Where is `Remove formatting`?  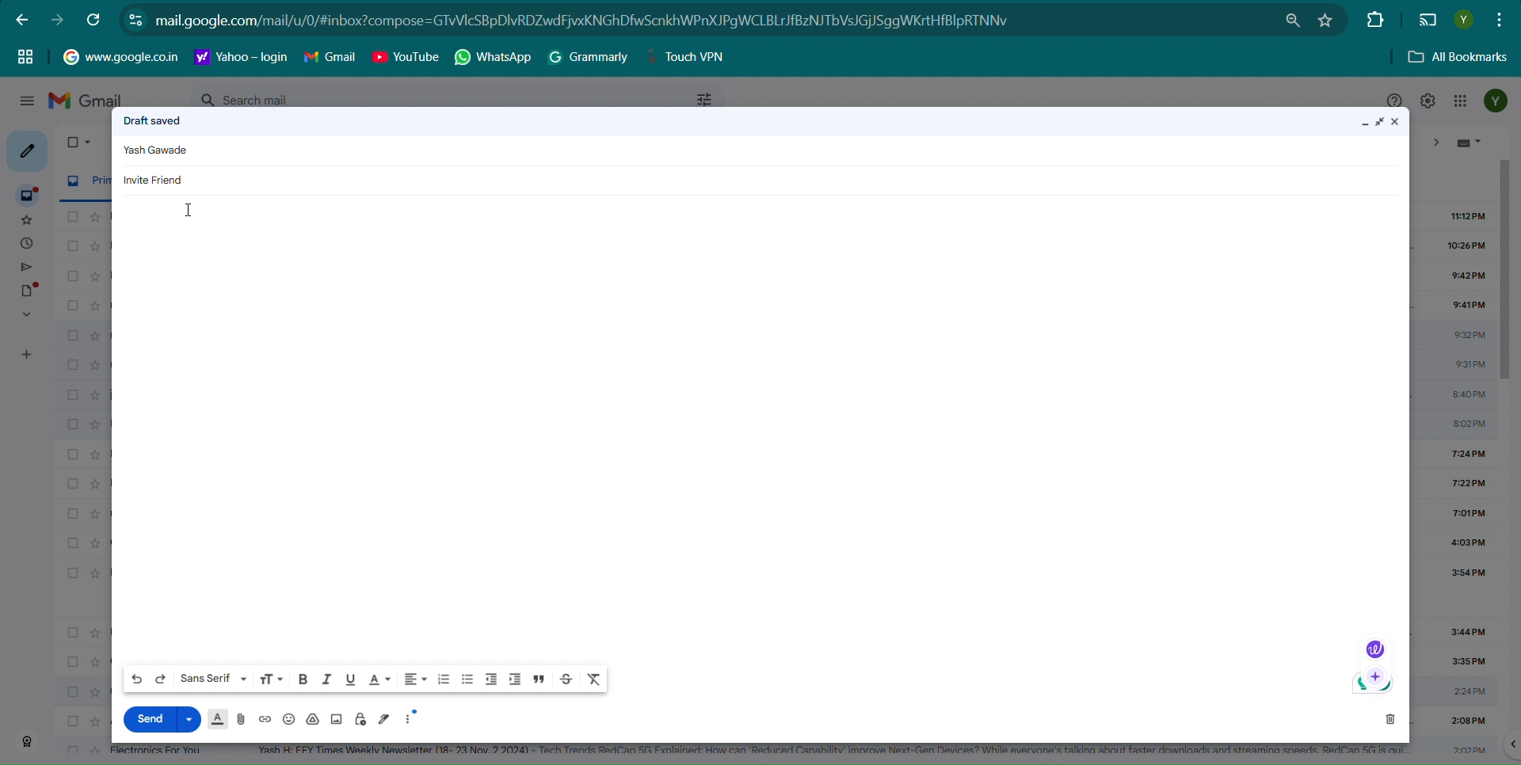
Remove formatting is located at coordinates (595, 679).